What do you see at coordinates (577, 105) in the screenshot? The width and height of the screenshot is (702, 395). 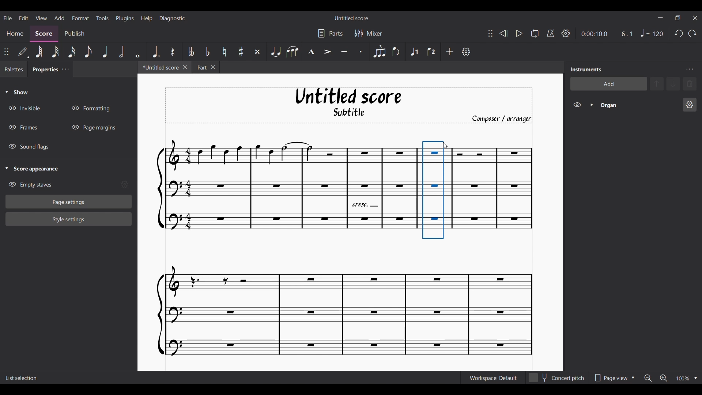 I see `Hide Organs on score` at bounding box center [577, 105].